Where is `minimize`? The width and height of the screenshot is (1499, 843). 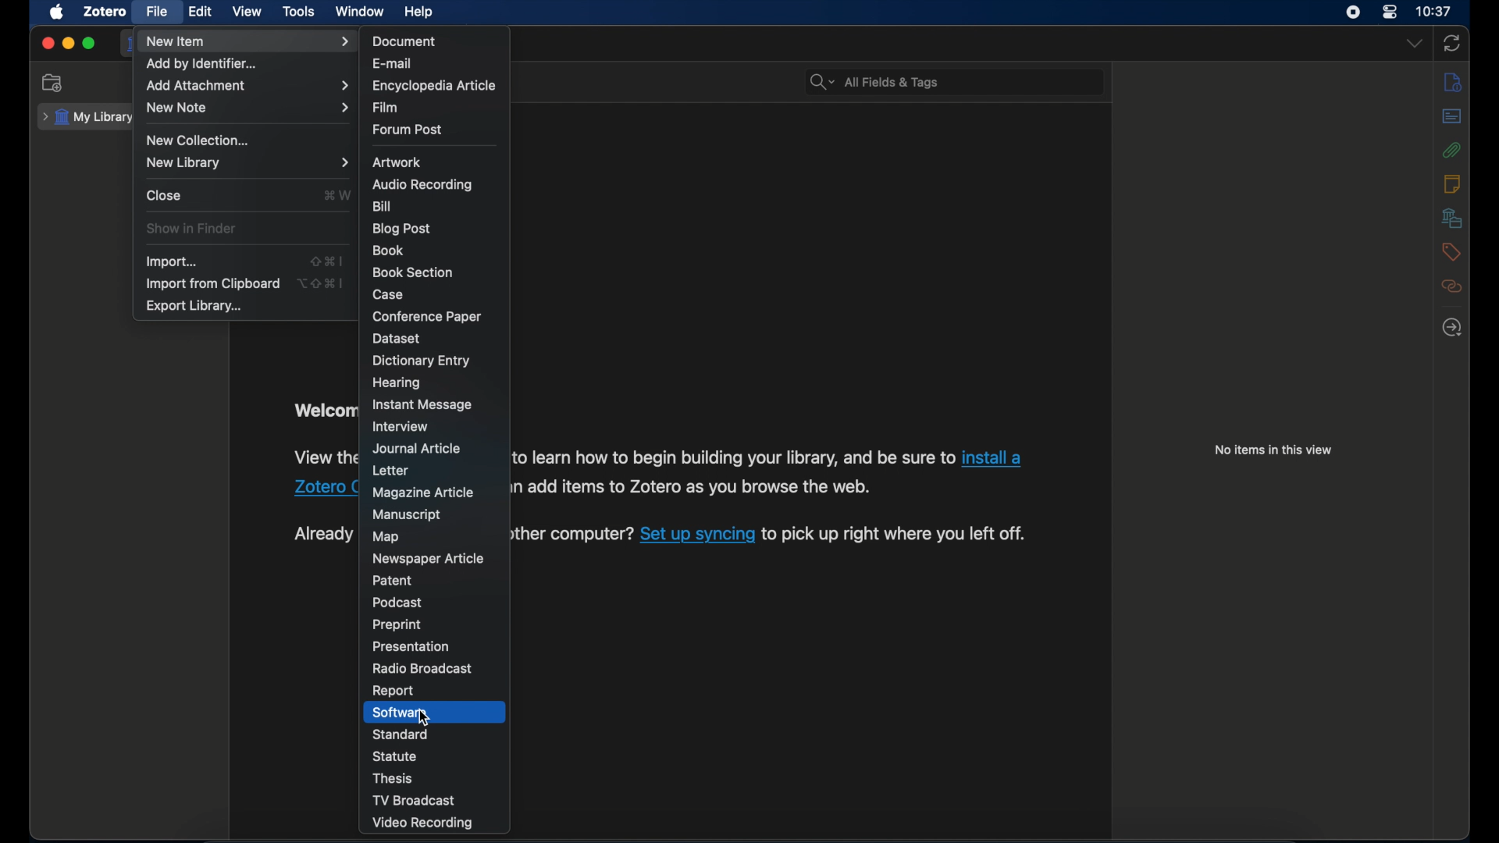 minimize is located at coordinates (67, 44).